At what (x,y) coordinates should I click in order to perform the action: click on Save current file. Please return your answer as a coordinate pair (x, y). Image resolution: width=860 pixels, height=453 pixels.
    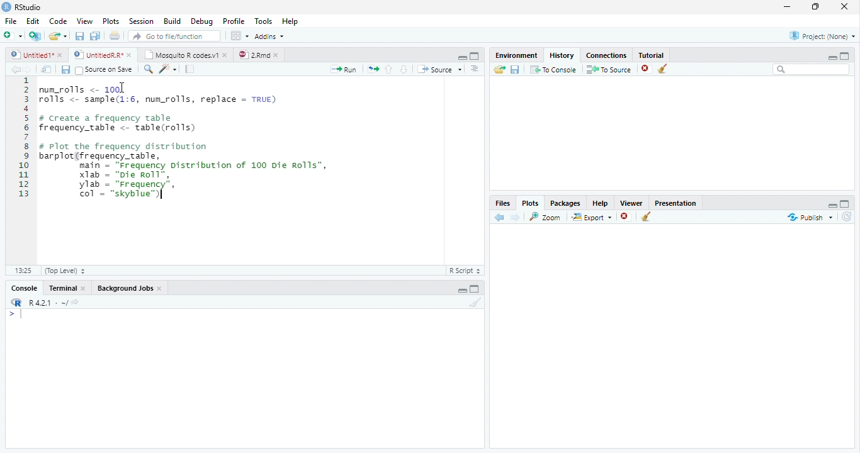
    Looking at the image, I should click on (79, 36).